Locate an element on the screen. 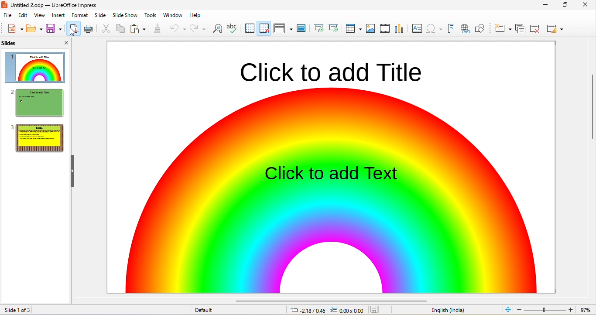 This screenshot has height=315, width=596. print is located at coordinates (89, 29).